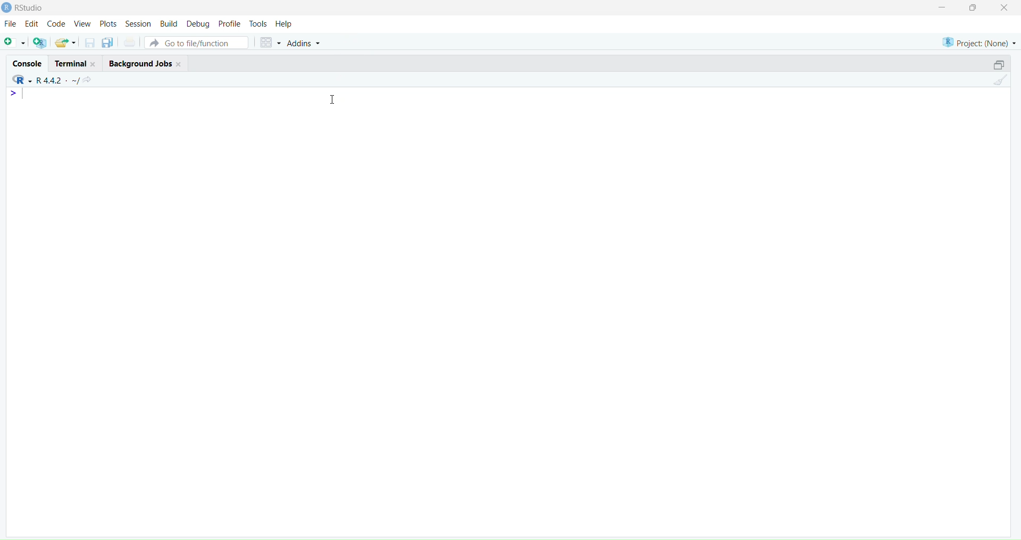 Image resolution: width=1021 pixels, height=540 pixels. Describe the element at coordinates (109, 43) in the screenshot. I see `save all open documents` at that location.